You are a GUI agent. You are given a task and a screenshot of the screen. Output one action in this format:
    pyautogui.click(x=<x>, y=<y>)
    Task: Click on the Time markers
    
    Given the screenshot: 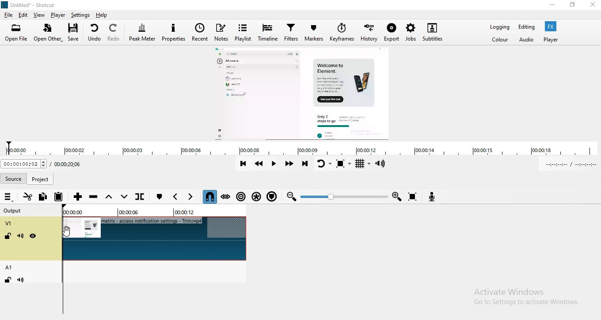 What is the action you would take?
    pyautogui.click(x=155, y=213)
    